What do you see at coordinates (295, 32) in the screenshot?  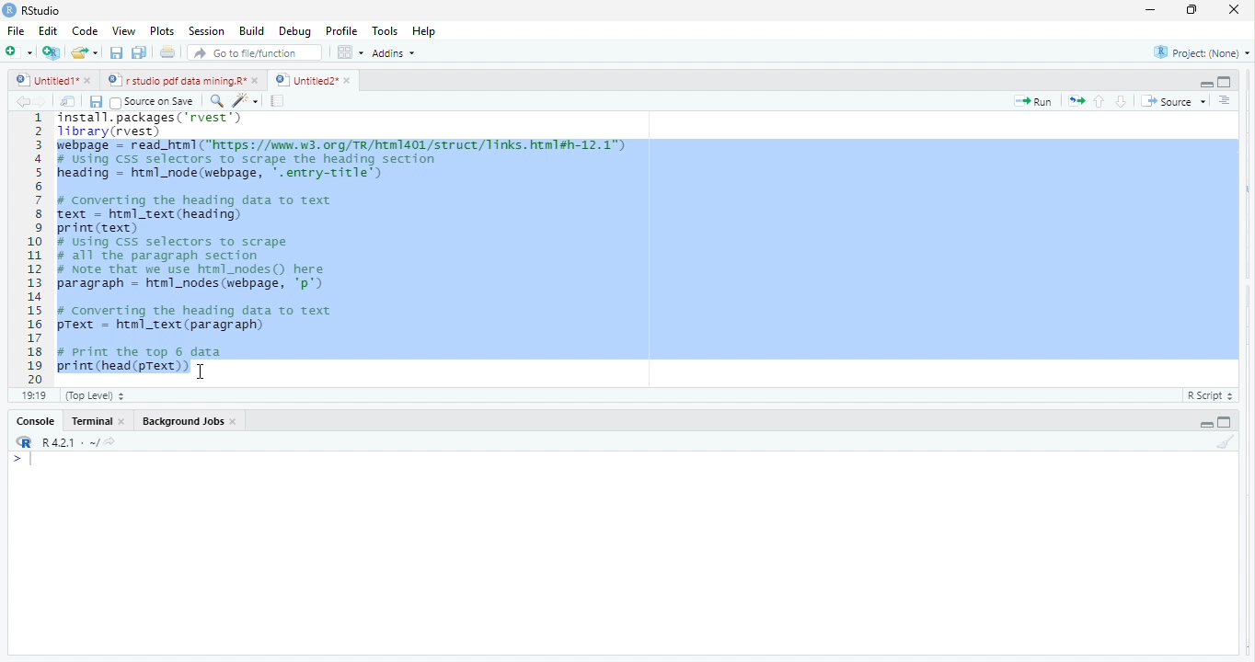 I see `Debug` at bounding box center [295, 32].